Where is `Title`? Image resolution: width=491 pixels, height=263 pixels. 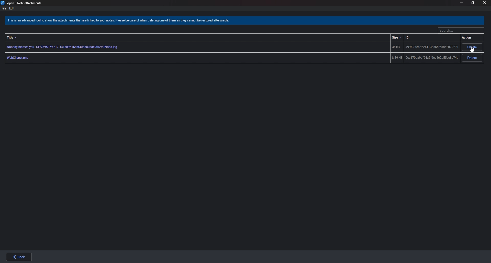
Title is located at coordinates (16, 35).